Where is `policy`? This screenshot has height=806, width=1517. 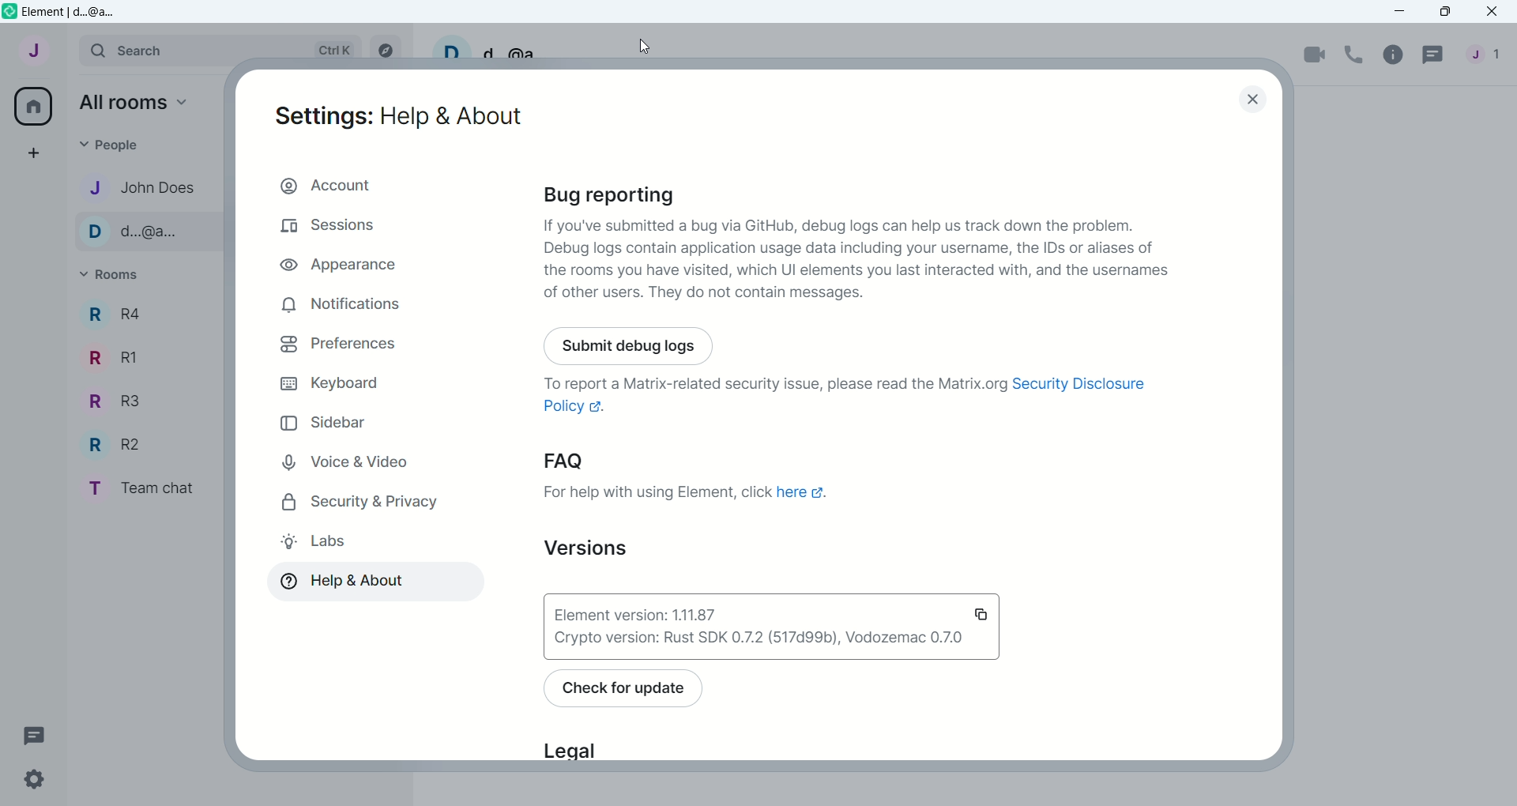 policy is located at coordinates (580, 410).